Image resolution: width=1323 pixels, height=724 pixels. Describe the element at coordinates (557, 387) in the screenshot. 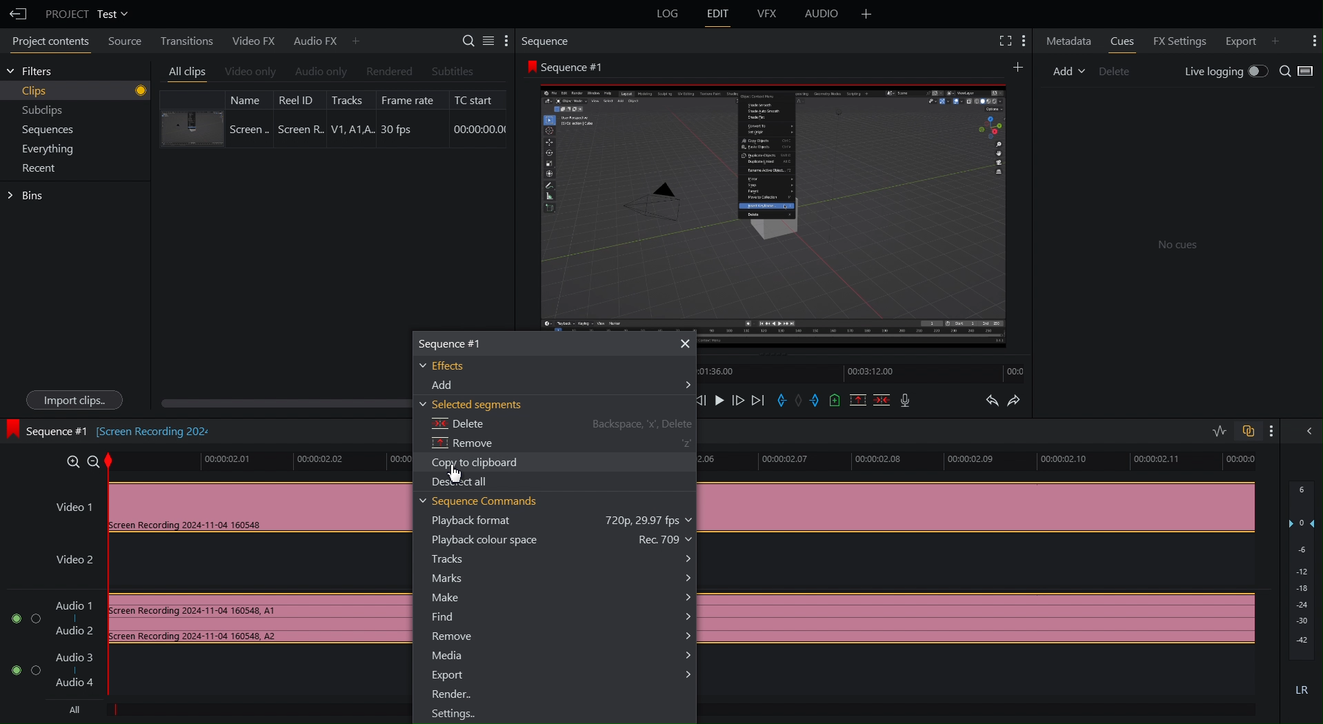

I see `Add` at that location.